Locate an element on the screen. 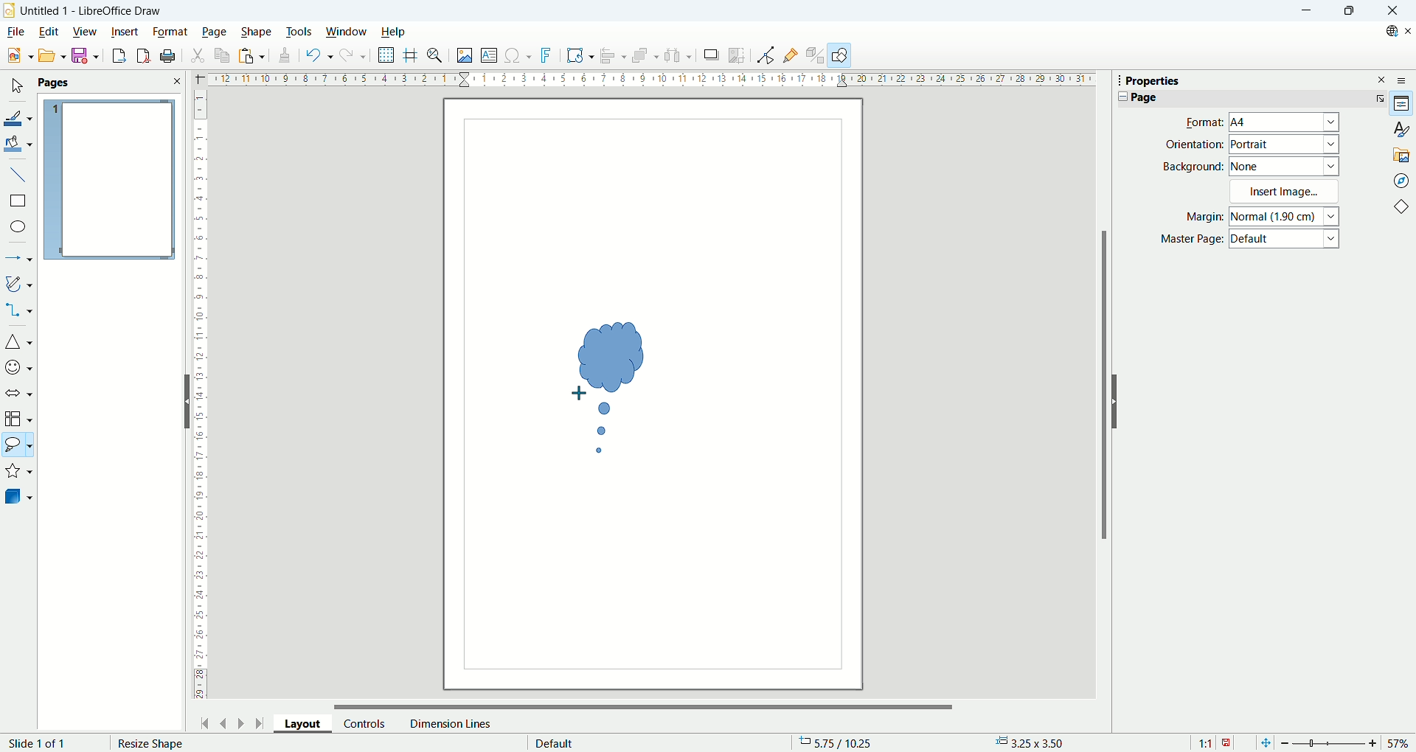  Sidebar settings is located at coordinates (1406, 80).